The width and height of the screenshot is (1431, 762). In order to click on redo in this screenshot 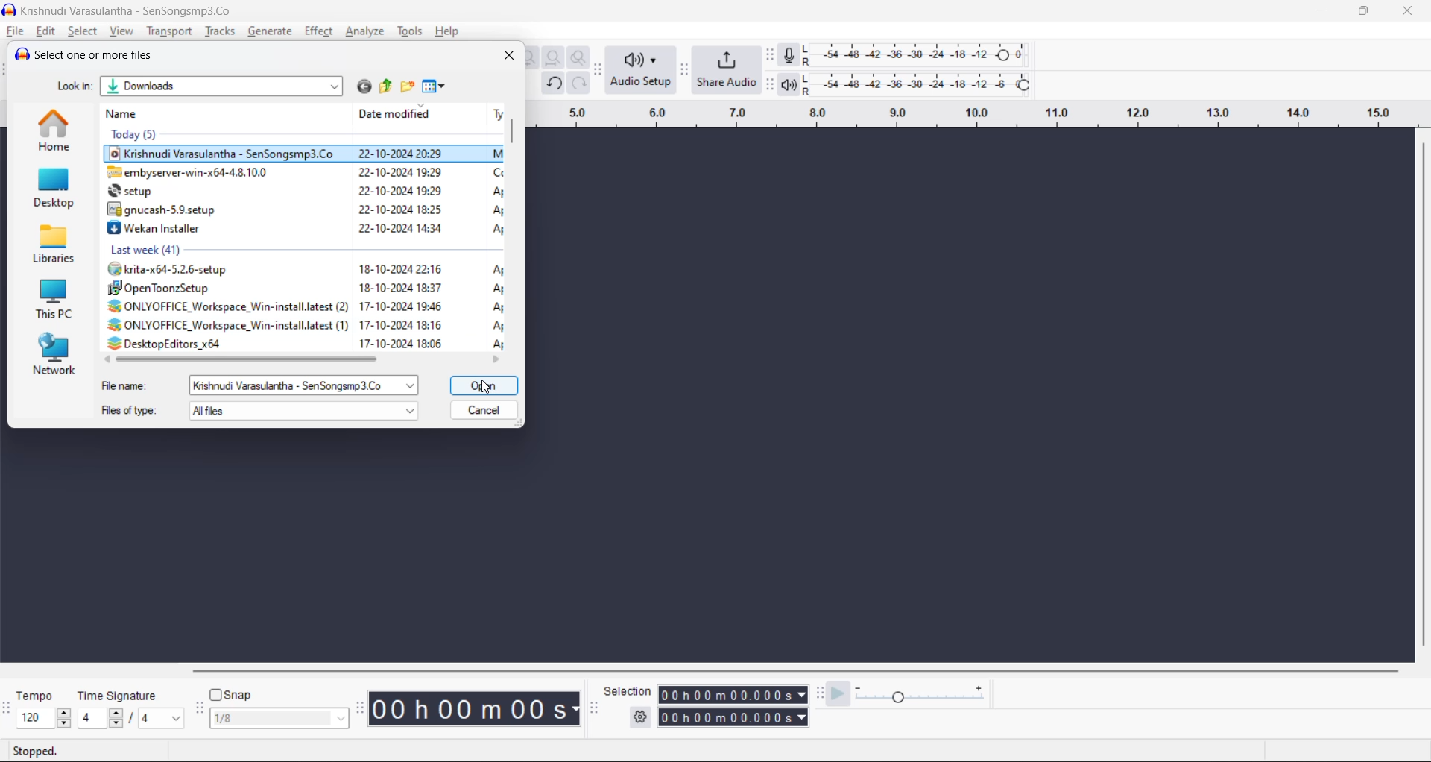, I will do `click(578, 83)`.